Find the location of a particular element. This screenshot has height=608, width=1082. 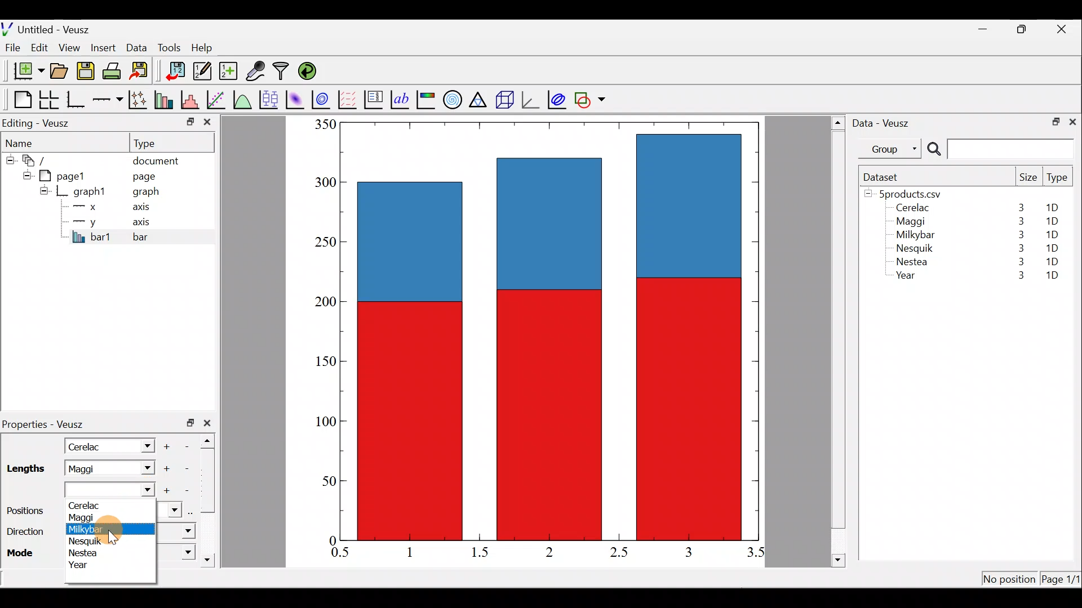

page is located at coordinates (143, 176).